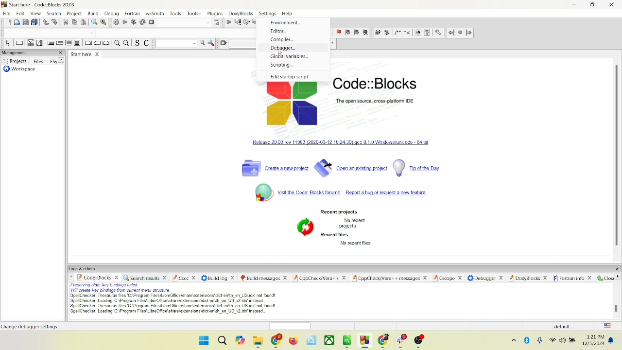 This screenshot has width=622, height=350. What do you see at coordinates (613, 340) in the screenshot?
I see `notification` at bounding box center [613, 340].